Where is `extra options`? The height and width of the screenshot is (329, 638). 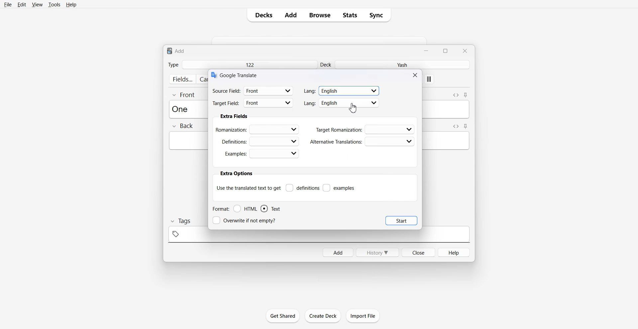 extra options is located at coordinates (236, 173).